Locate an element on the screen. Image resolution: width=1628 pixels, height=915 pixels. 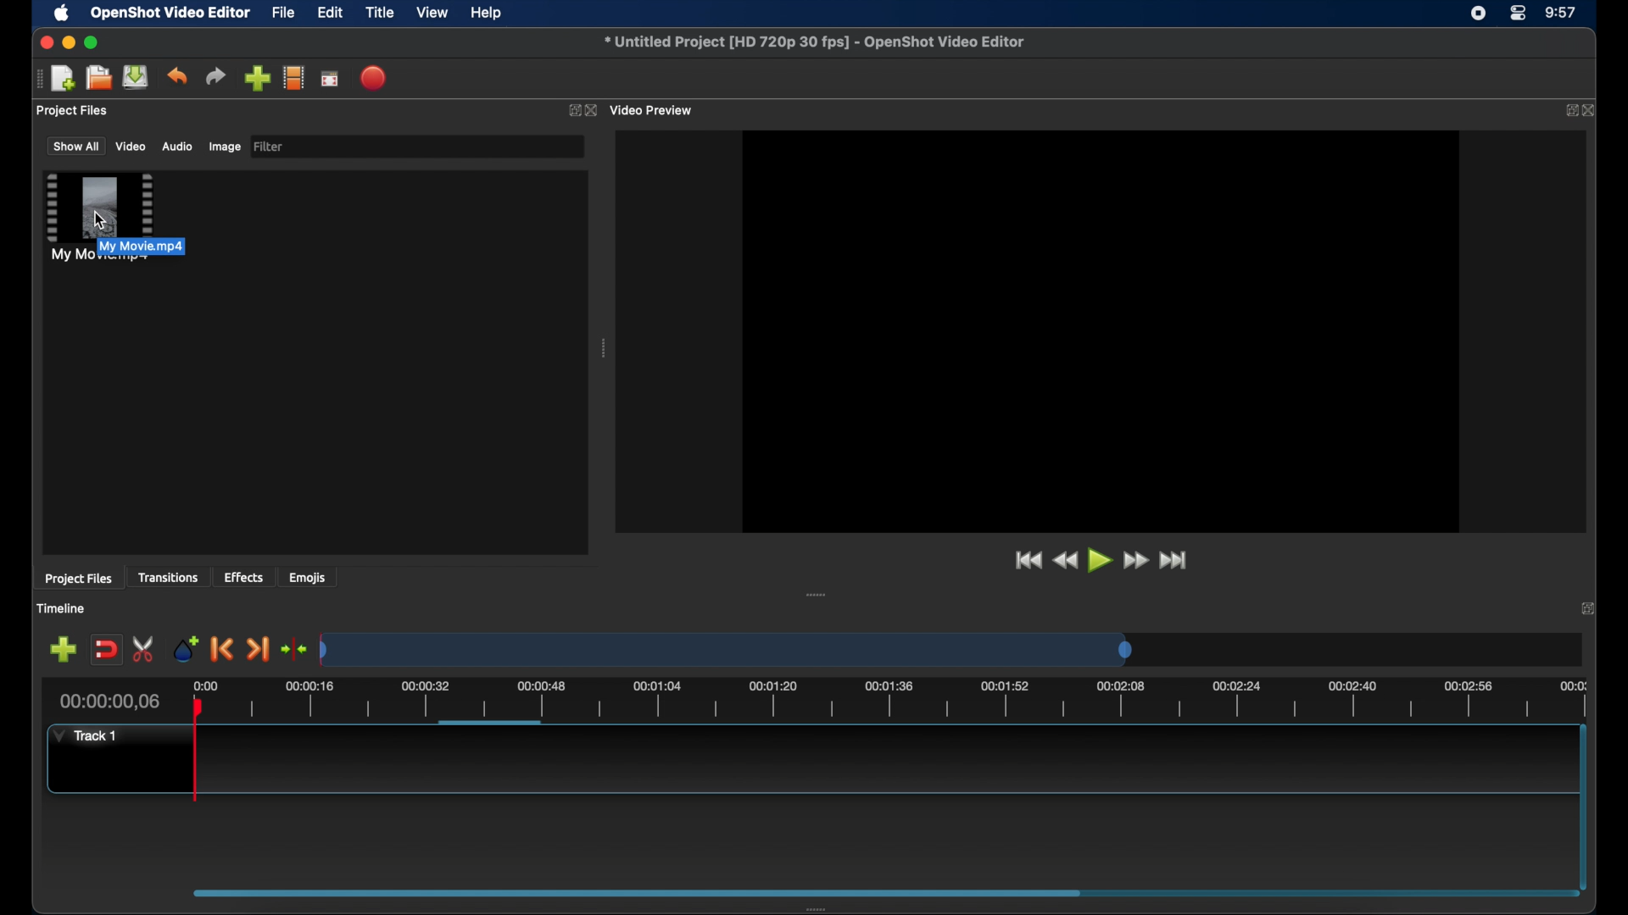
jumpt to start is located at coordinates (1027, 560).